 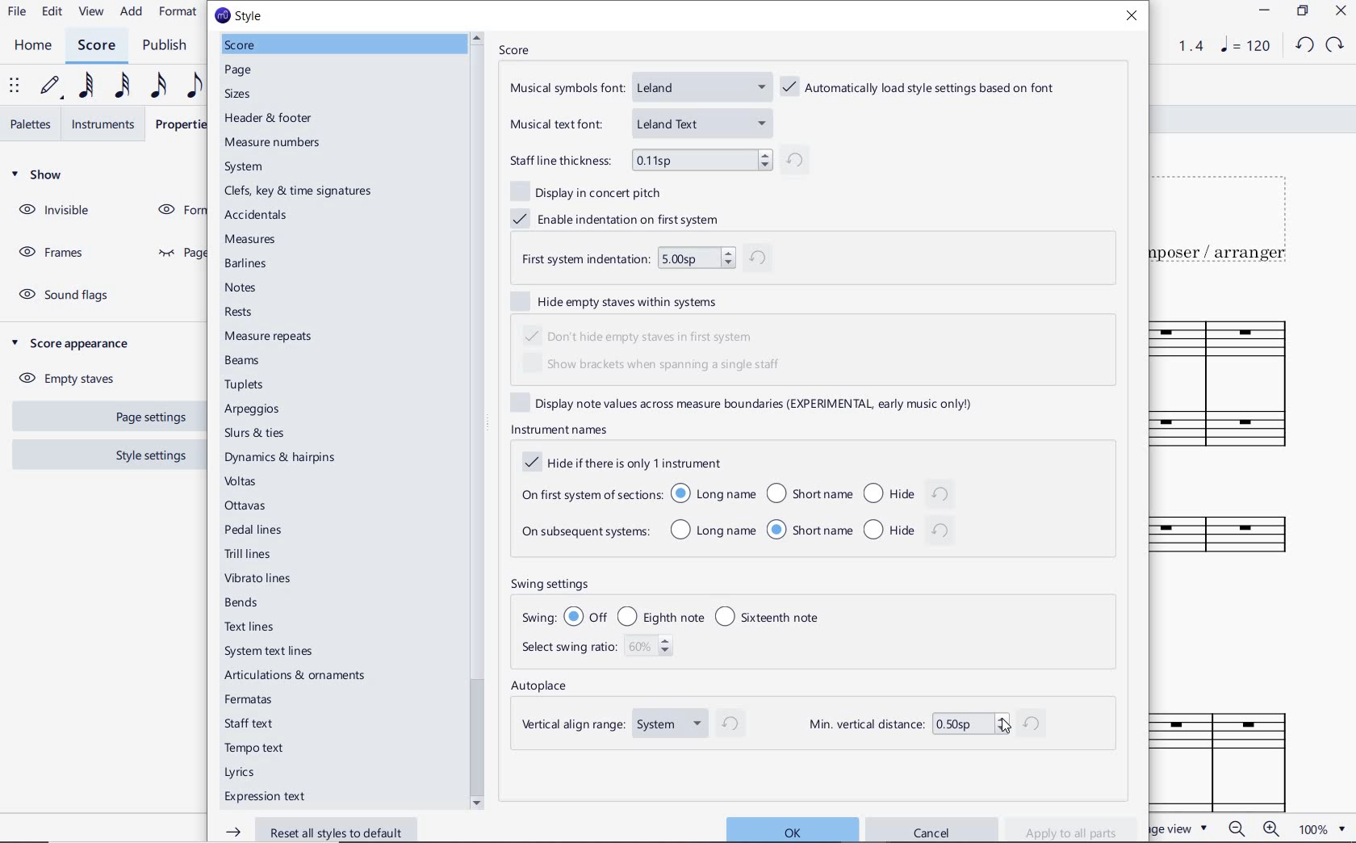 I want to click on swing, so click(x=681, y=615).